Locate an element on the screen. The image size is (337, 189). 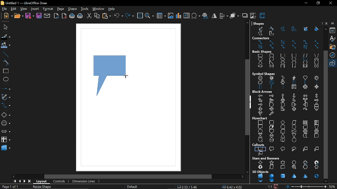
flowchart is located at coordinates (6, 140).